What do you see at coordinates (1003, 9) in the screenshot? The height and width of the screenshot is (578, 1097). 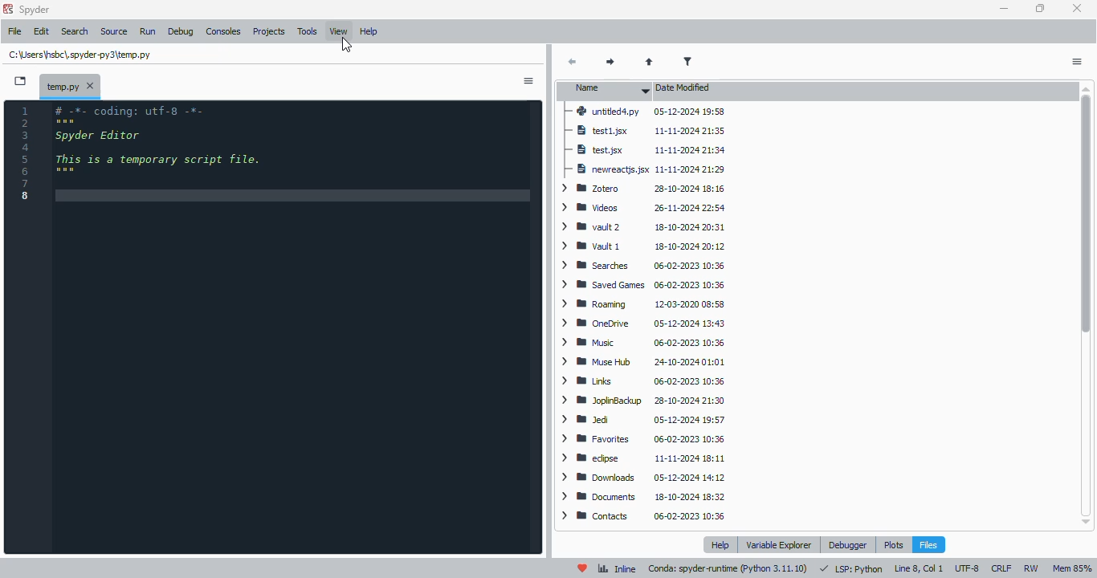 I see `minimize` at bounding box center [1003, 9].